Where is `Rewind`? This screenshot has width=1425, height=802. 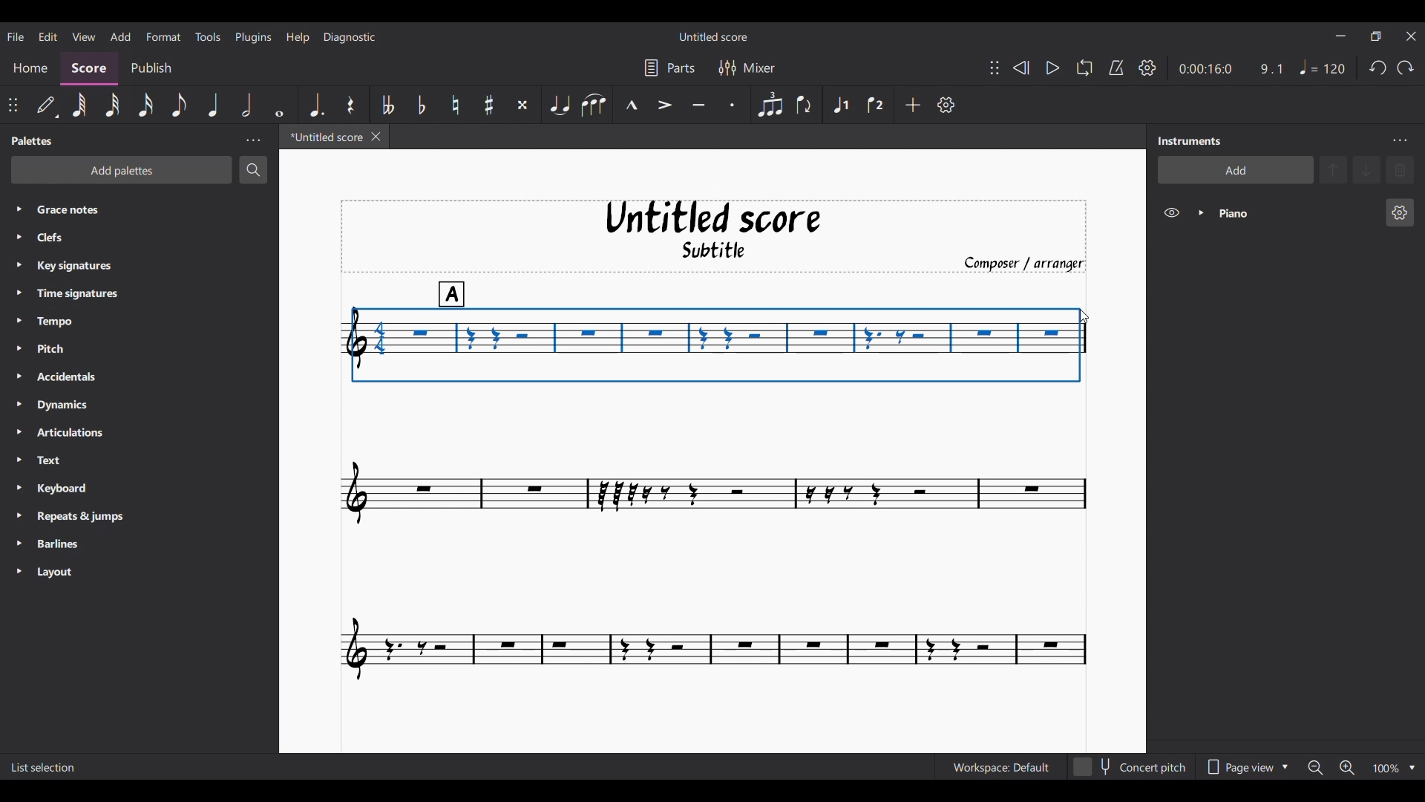
Rewind is located at coordinates (1021, 68).